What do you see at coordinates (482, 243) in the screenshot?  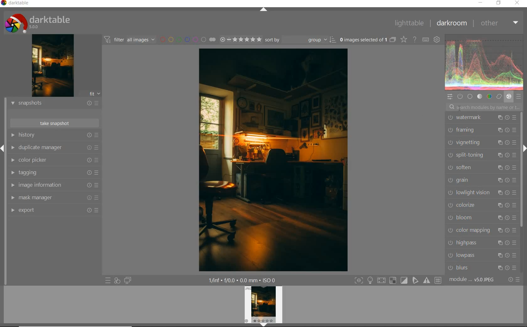 I see `highpass` at bounding box center [482, 243].